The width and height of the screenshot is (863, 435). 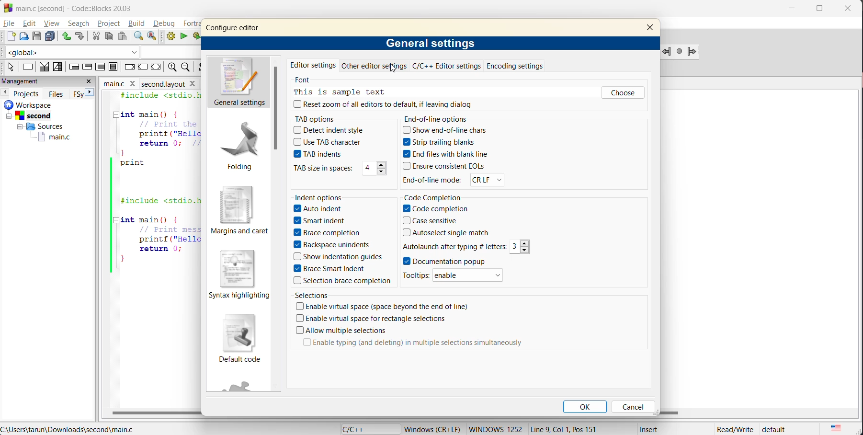 I want to click on Code completion, so click(x=435, y=208).